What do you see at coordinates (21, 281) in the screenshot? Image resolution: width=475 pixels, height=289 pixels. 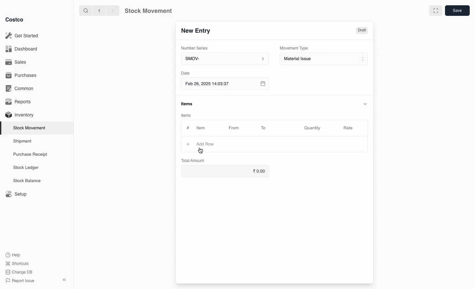 I see `Report Issue` at bounding box center [21, 281].